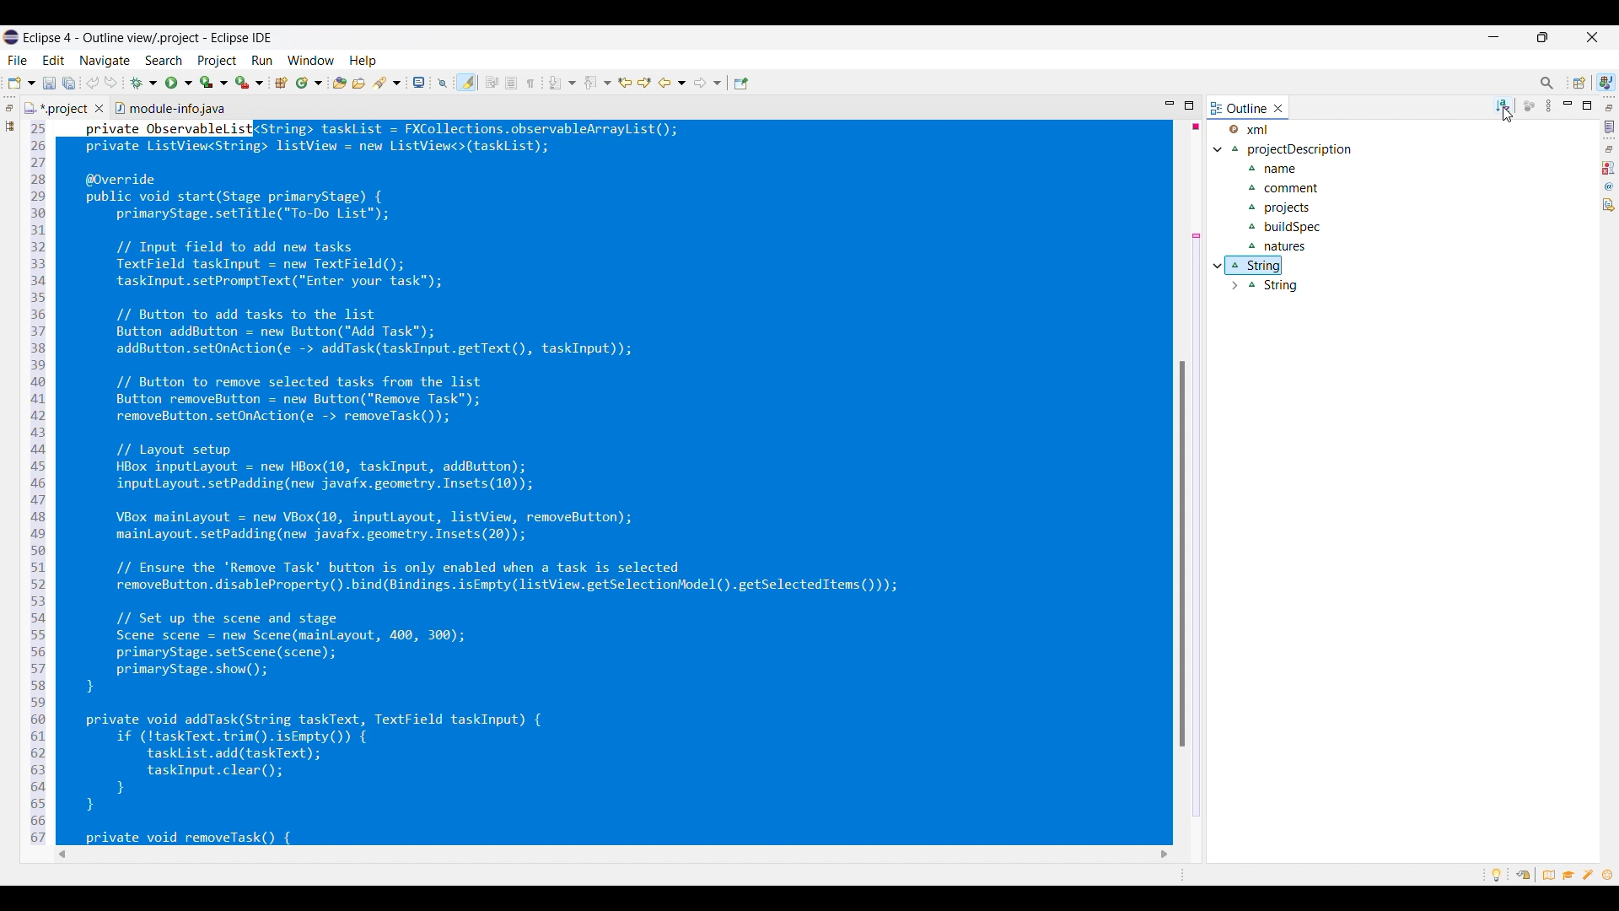 This screenshot has height=911, width=1619. What do you see at coordinates (309, 83) in the screenshot?
I see `New Java class options` at bounding box center [309, 83].